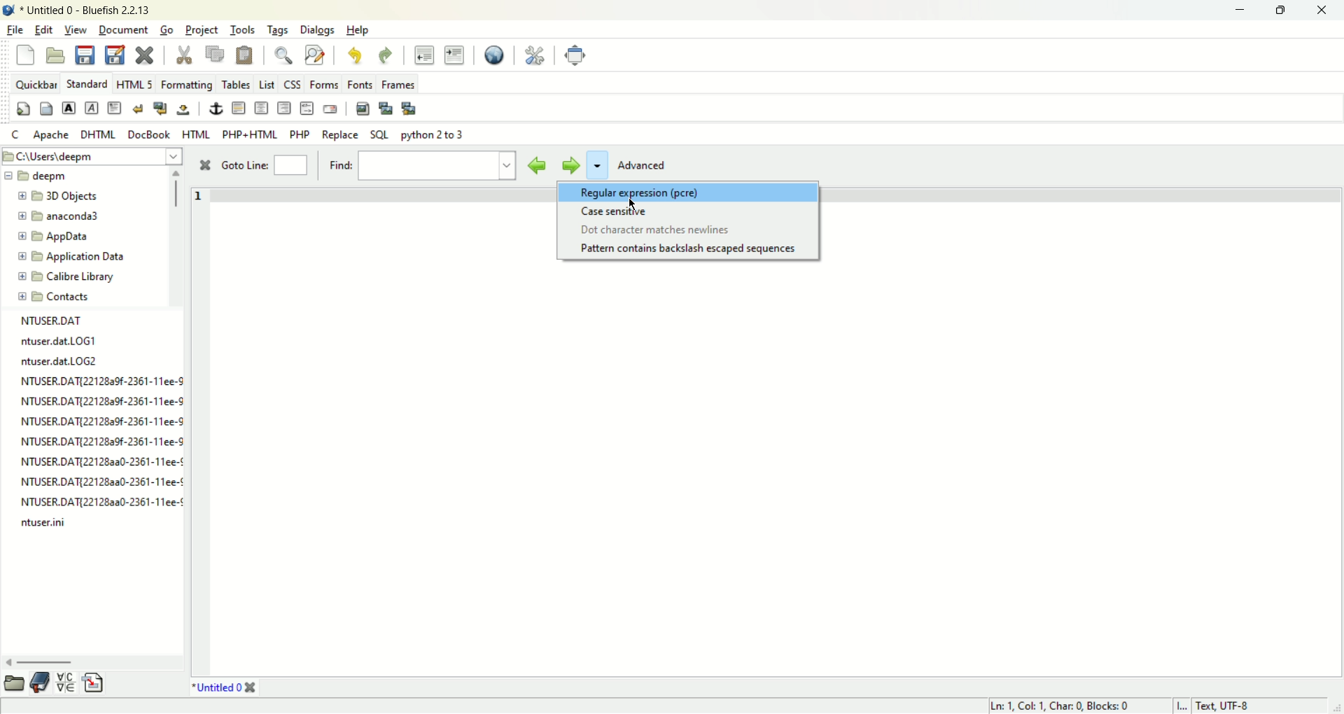 The height and width of the screenshot is (714, 1344). I want to click on tags, so click(276, 30).